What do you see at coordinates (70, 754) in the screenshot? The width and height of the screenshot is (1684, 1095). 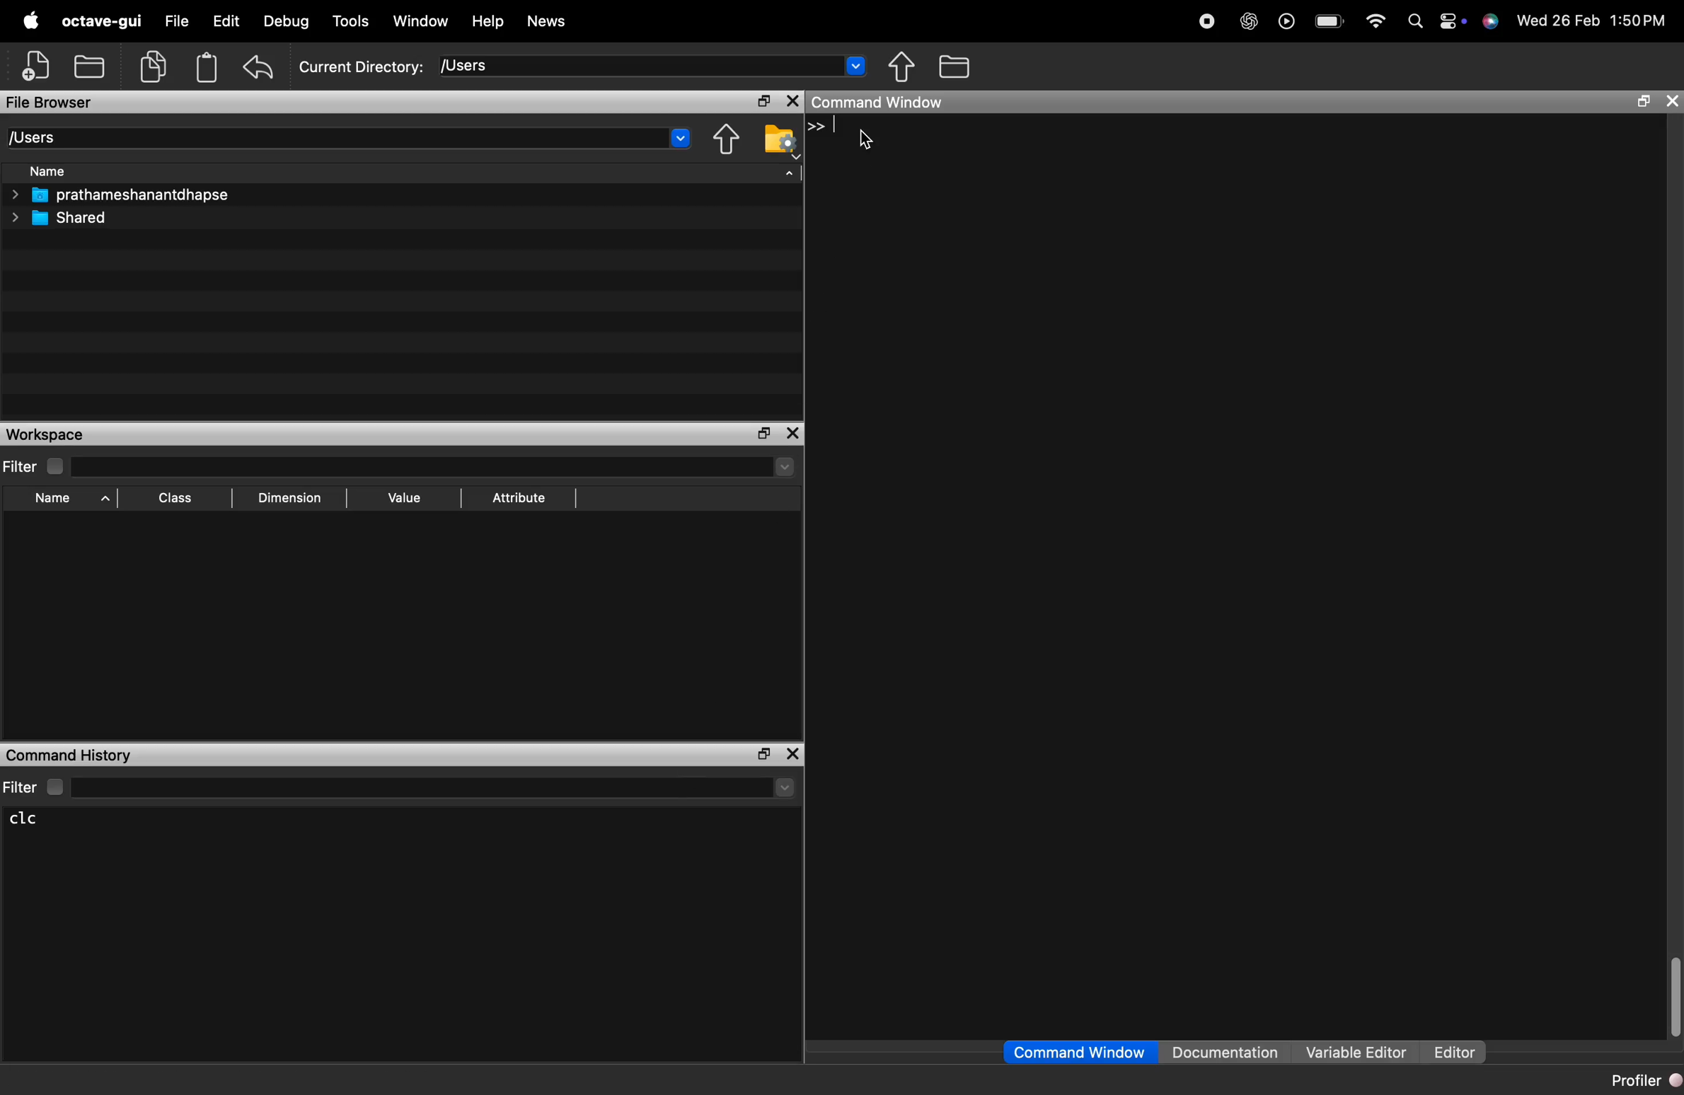 I see `Command History` at bounding box center [70, 754].